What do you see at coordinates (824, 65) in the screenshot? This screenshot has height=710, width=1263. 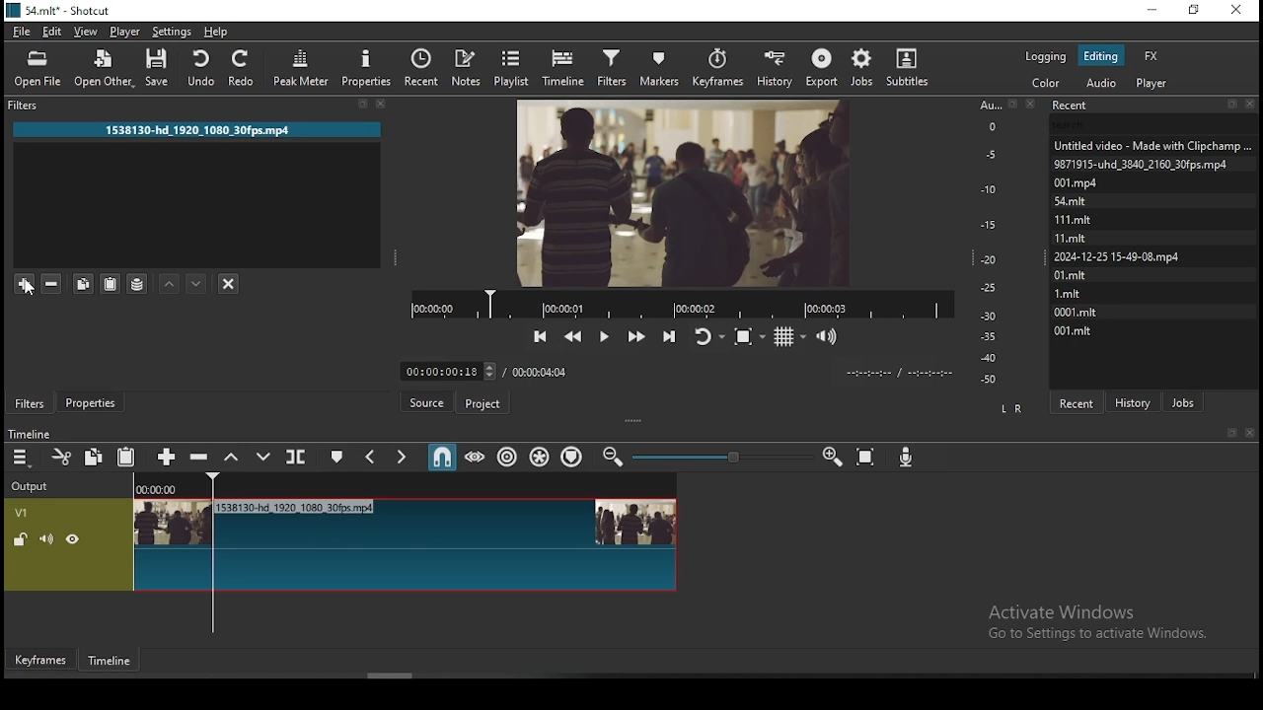 I see `export` at bounding box center [824, 65].